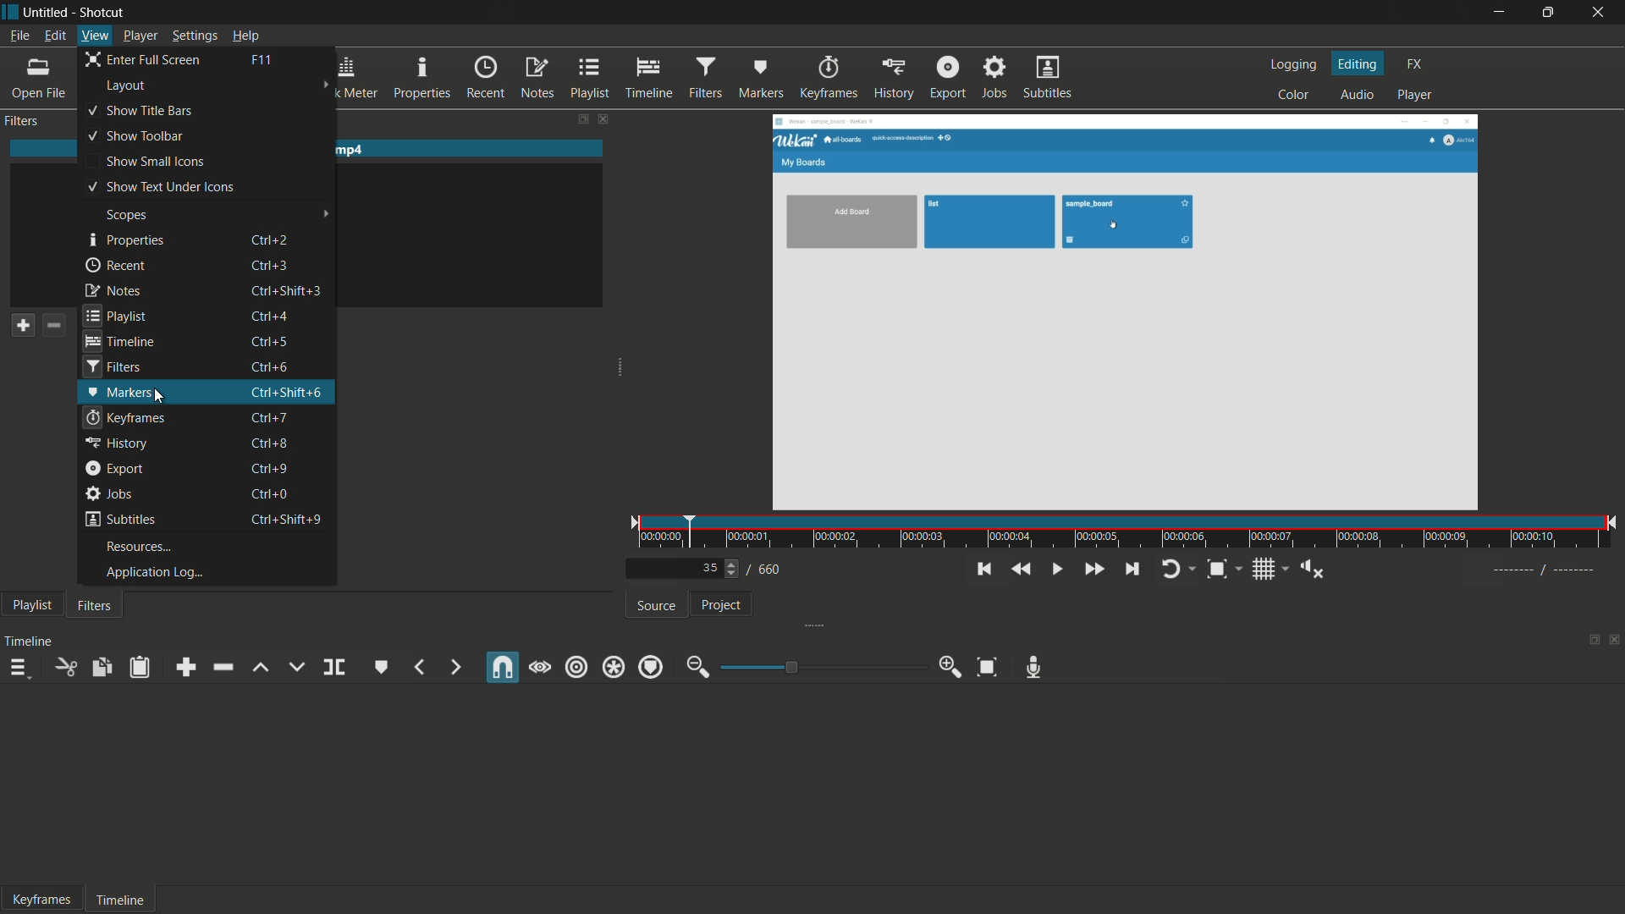 The image size is (1625, 914). Describe the element at coordinates (112, 316) in the screenshot. I see `playlist` at that location.